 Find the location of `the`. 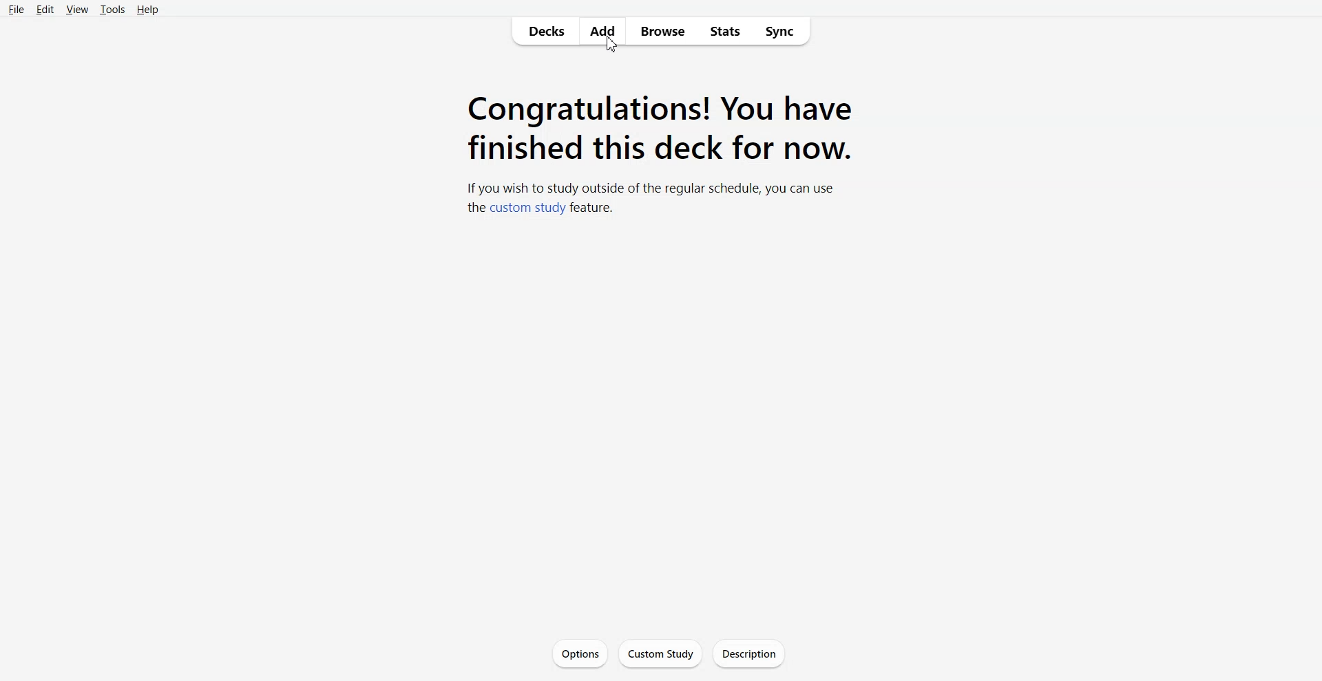

the is located at coordinates (474, 207).